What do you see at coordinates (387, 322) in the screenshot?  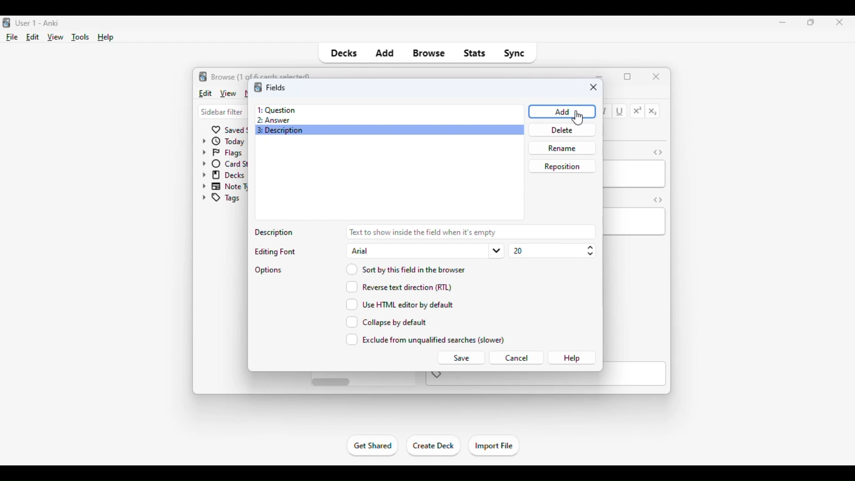 I see `collapse by default` at bounding box center [387, 322].